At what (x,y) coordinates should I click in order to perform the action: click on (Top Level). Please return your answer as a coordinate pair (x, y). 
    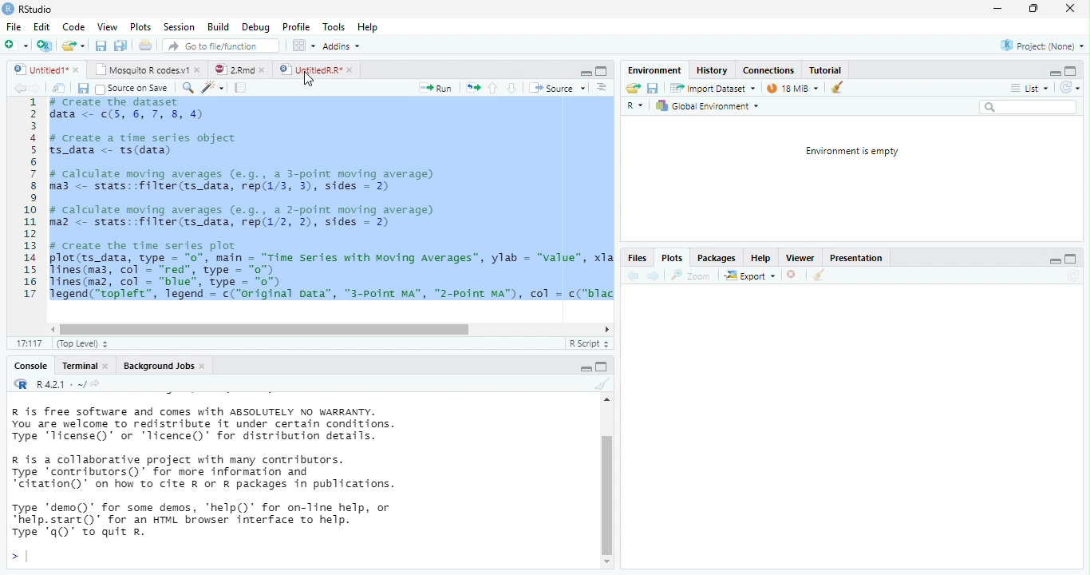
    Looking at the image, I should click on (78, 344).